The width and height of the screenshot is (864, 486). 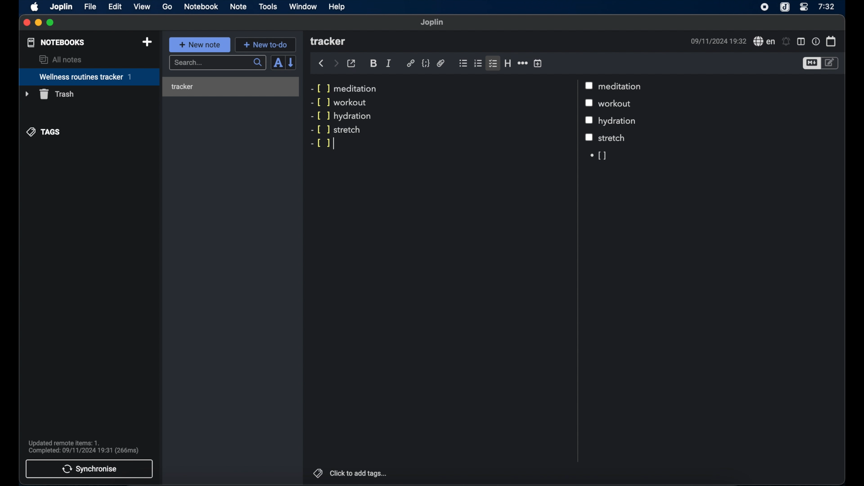 I want to click on trash, so click(x=49, y=94).